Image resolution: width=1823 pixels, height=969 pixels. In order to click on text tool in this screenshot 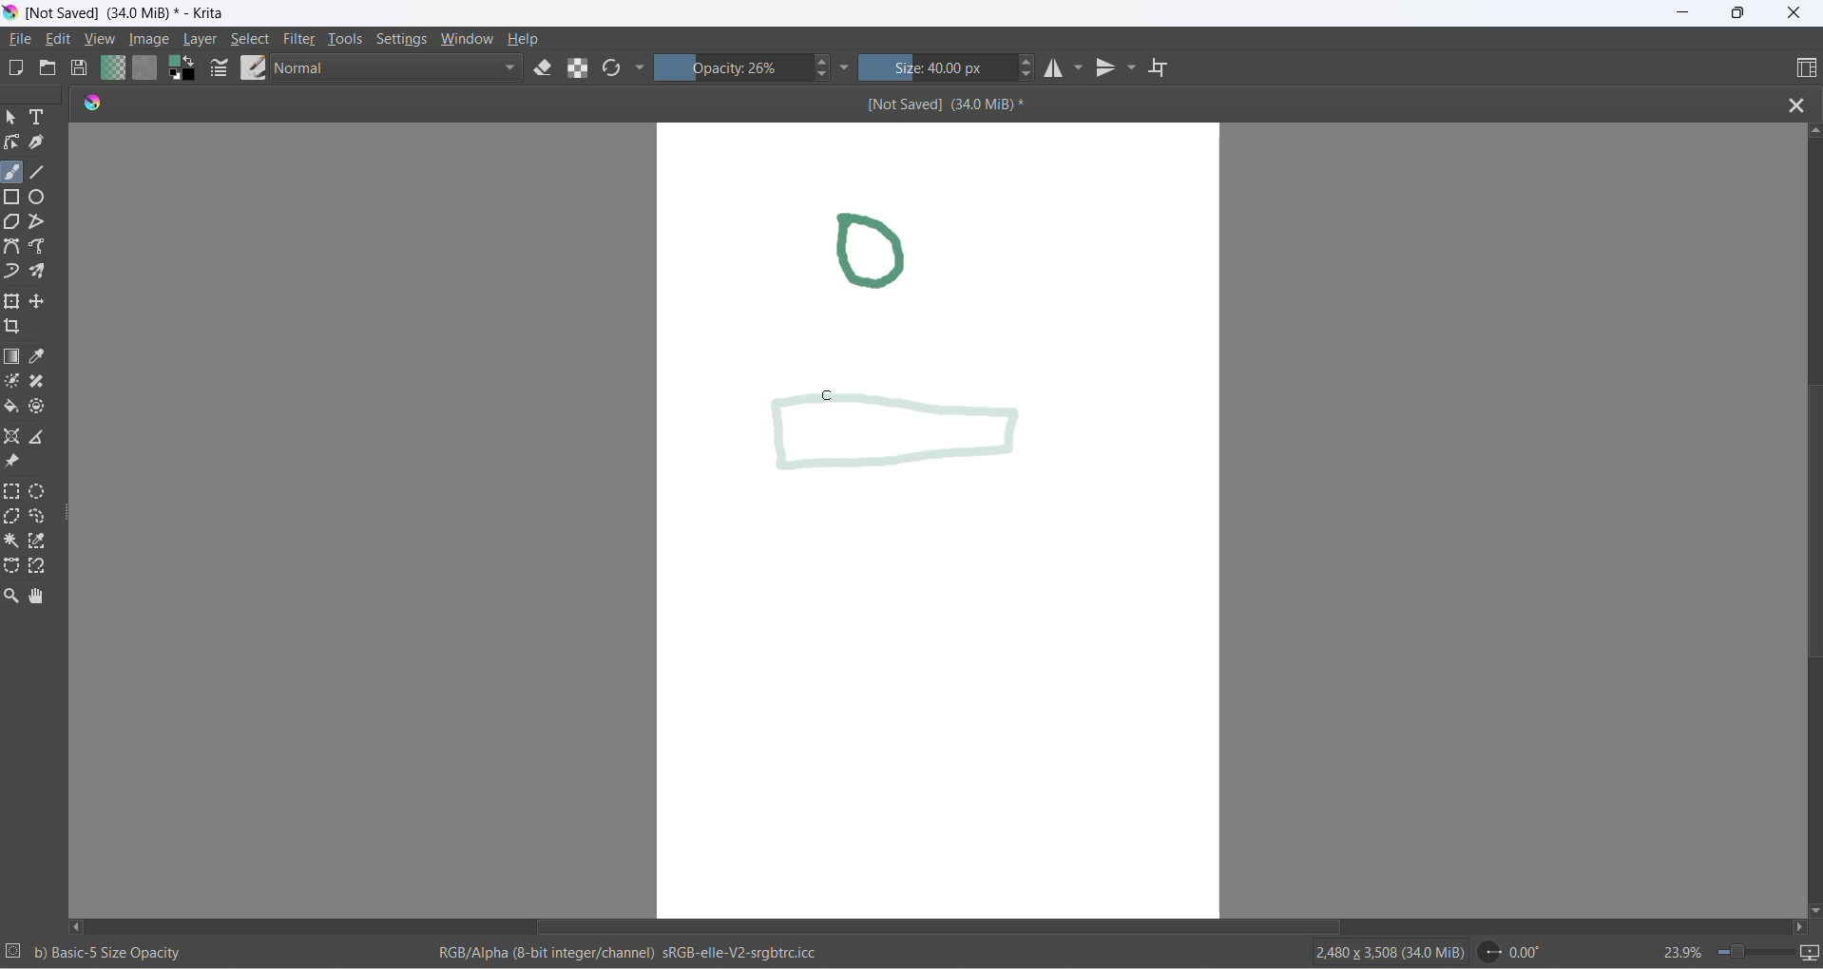, I will do `click(47, 122)`.